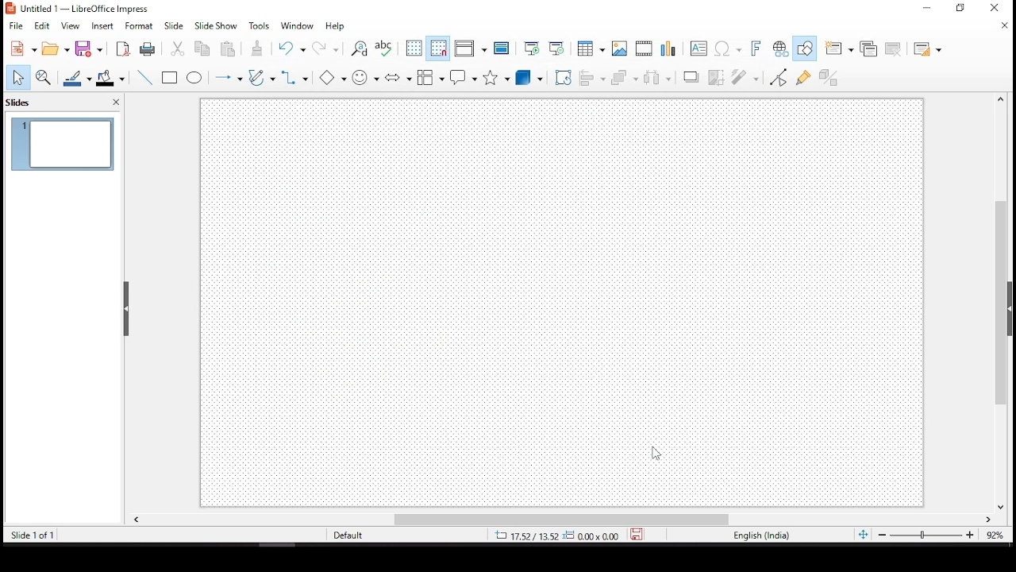 The width and height of the screenshot is (1016, 572). What do you see at coordinates (21, 103) in the screenshot?
I see `slides` at bounding box center [21, 103].